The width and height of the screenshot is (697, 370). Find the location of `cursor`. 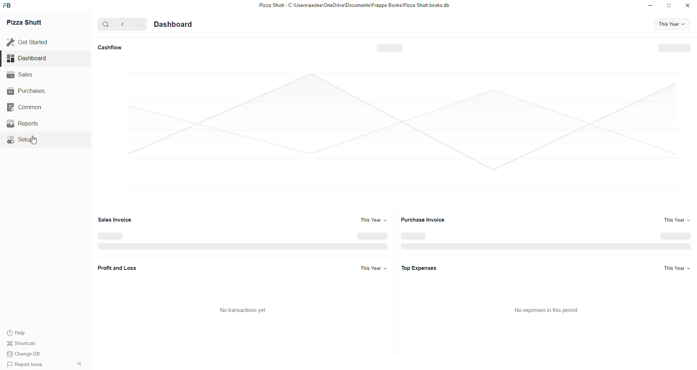

cursor is located at coordinates (36, 141).